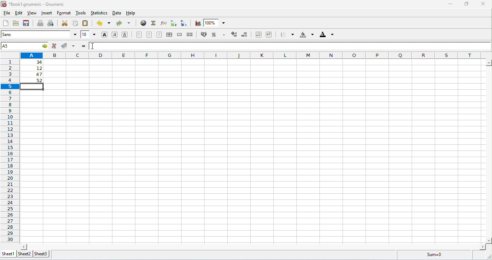  Describe the element at coordinates (89, 34) in the screenshot. I see `font size` at that location.